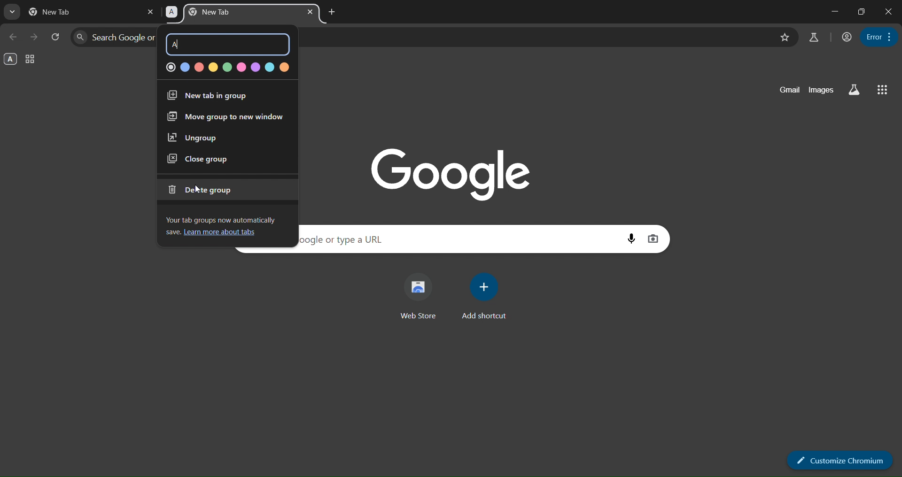 Image resolution: width=902 pixels, height=477 pixels. What do you see at coordinates (14, 37) in the screenshot?
I see `go back one page` at bounding box center [14, 37].